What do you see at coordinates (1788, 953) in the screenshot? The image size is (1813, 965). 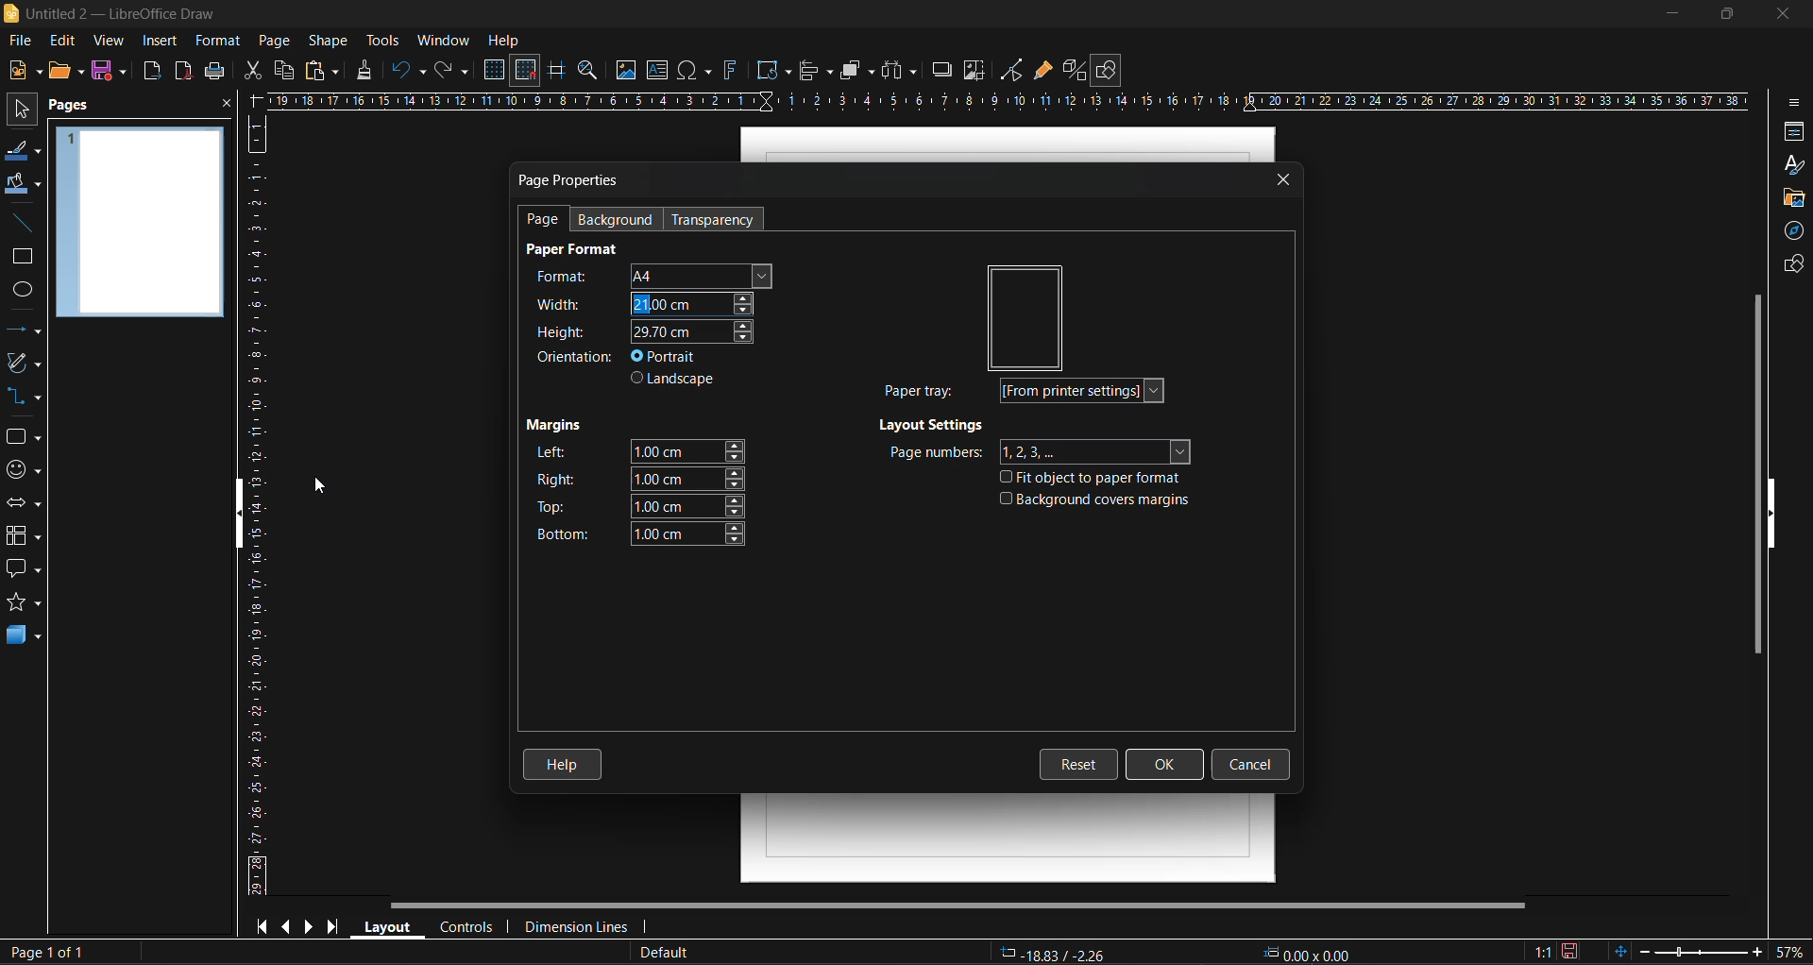 I see `zoom factor` at bounding box center [1788, 953].